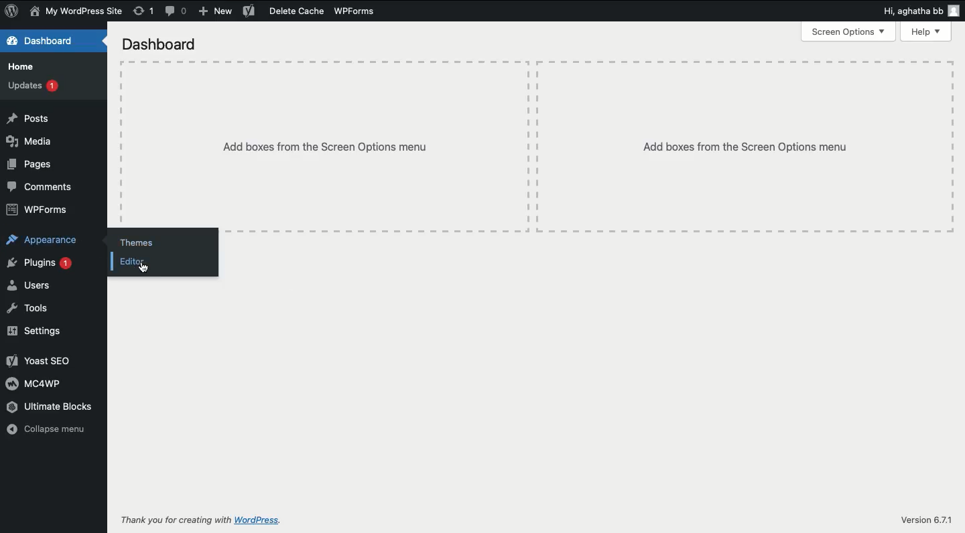  I want to click on Version 6.7.1, so click(923, 520).